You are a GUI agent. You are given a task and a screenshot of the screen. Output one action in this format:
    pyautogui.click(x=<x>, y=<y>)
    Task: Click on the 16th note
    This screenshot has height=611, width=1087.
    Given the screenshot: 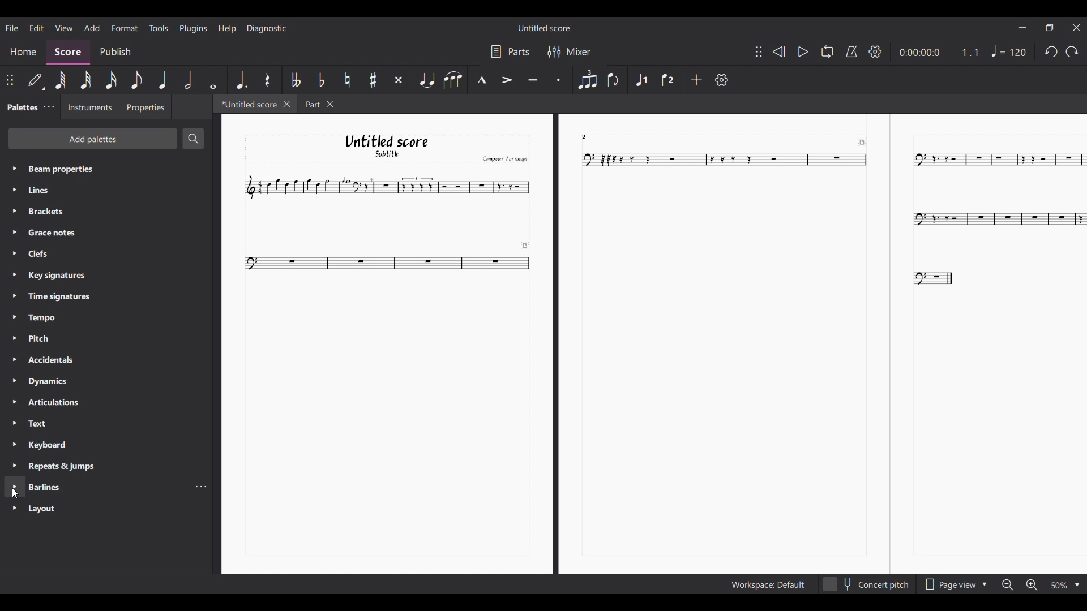 What is the action you would take?
    pyautogui.click(x=111, y=80)
    